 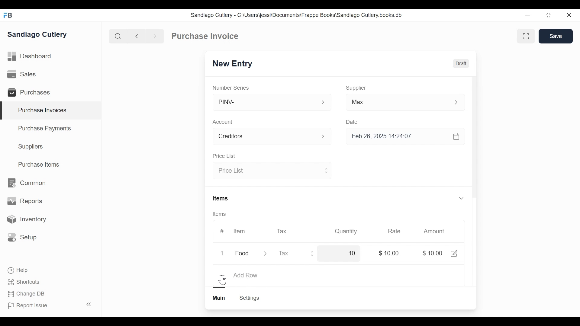 I want to click on Draft, so click(x=461, y=64).